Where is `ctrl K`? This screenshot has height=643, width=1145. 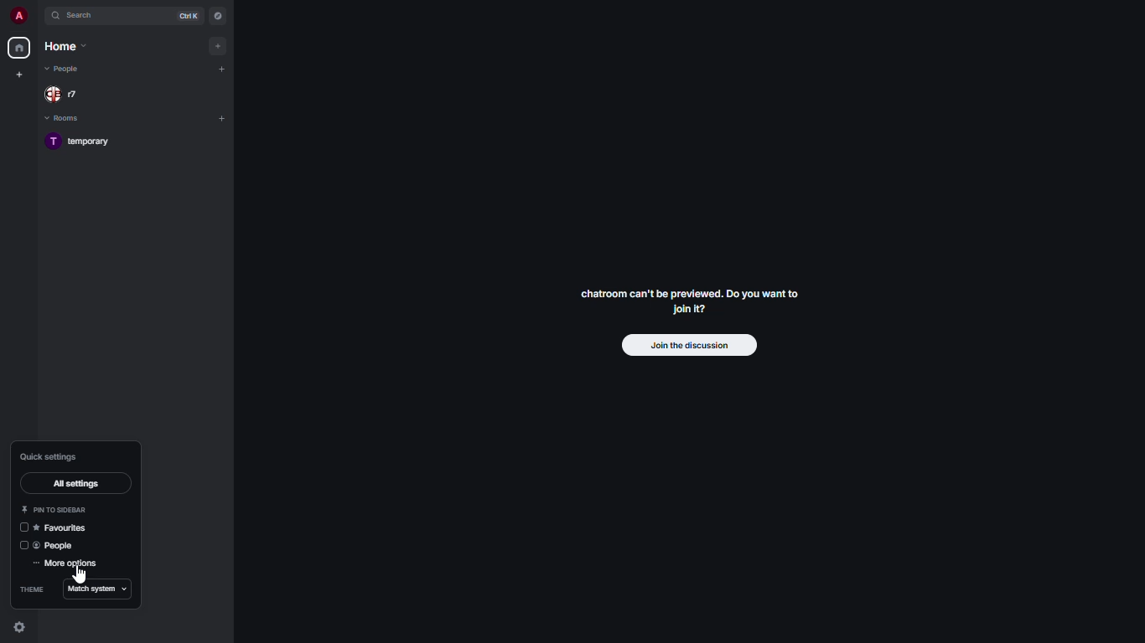 ctrl K is located at coordinates (190, 15).